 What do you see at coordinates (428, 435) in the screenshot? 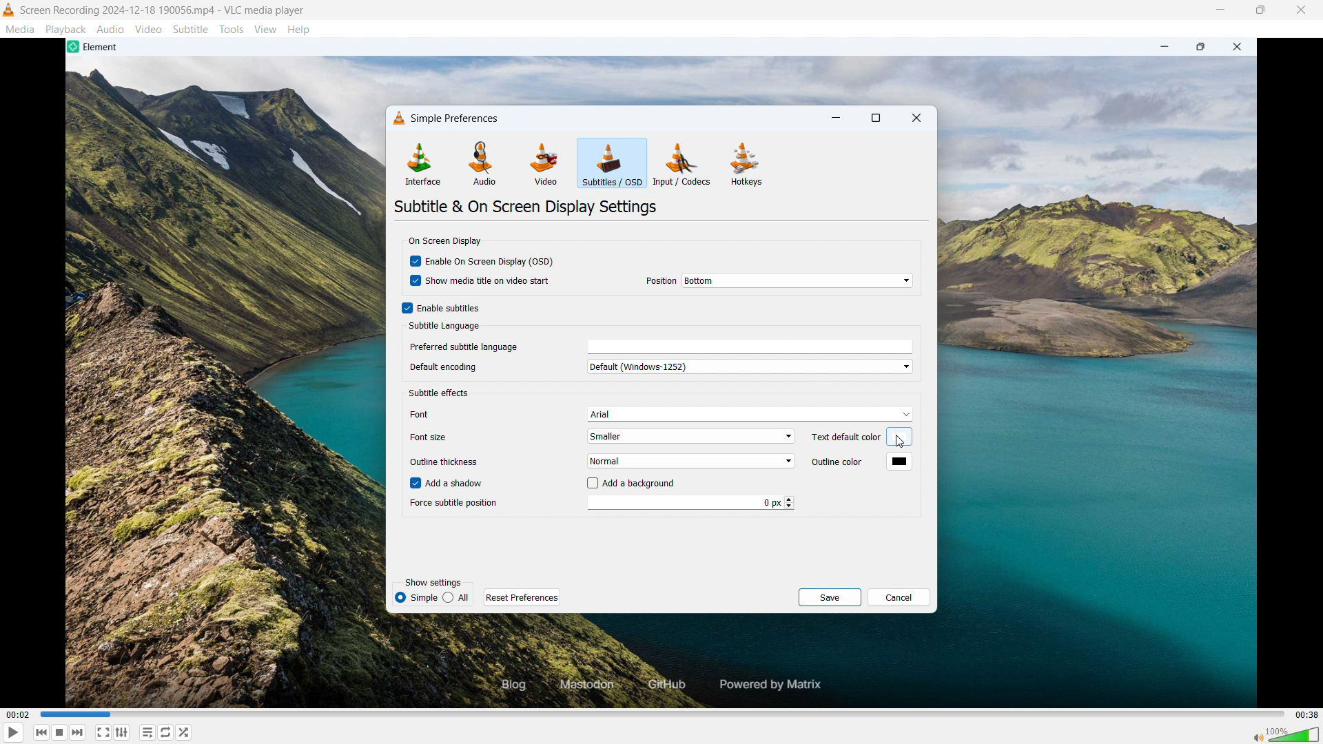
I see `` at bounding box center [428, 435].